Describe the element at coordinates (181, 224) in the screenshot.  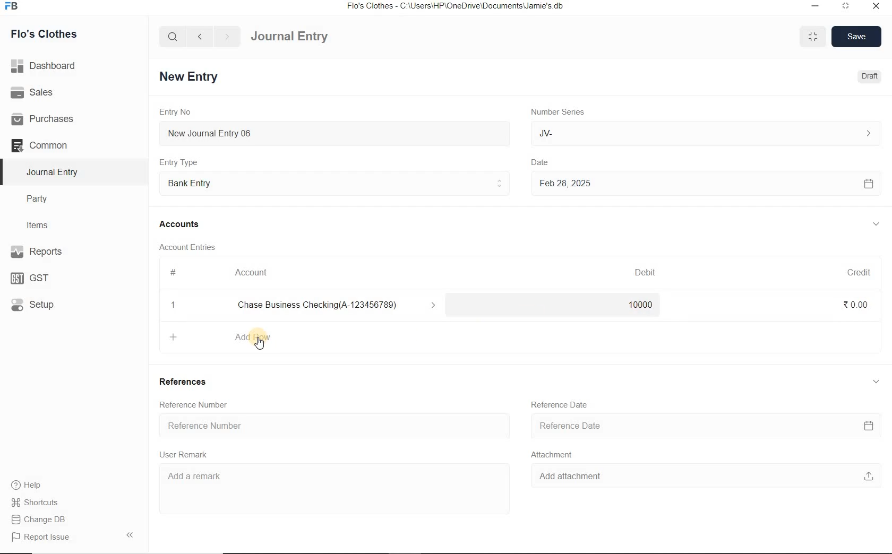
I see `Accounts` at that location.